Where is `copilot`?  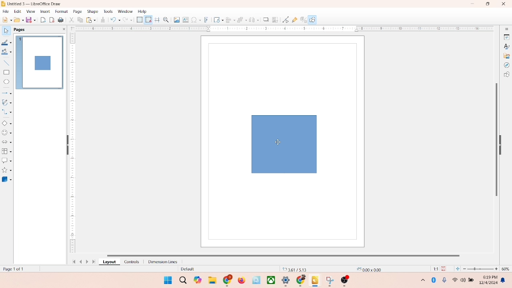 copilot is located at coordinates (198, 280).